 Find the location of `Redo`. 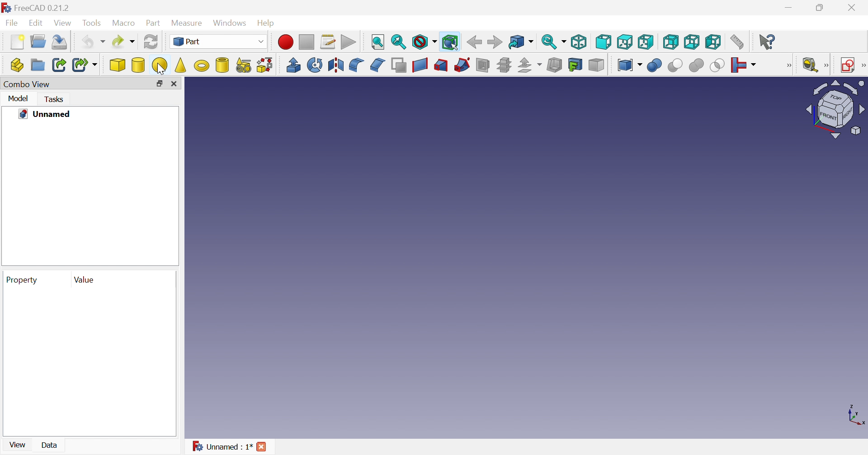

Redo is located at coordinates (123, 41).